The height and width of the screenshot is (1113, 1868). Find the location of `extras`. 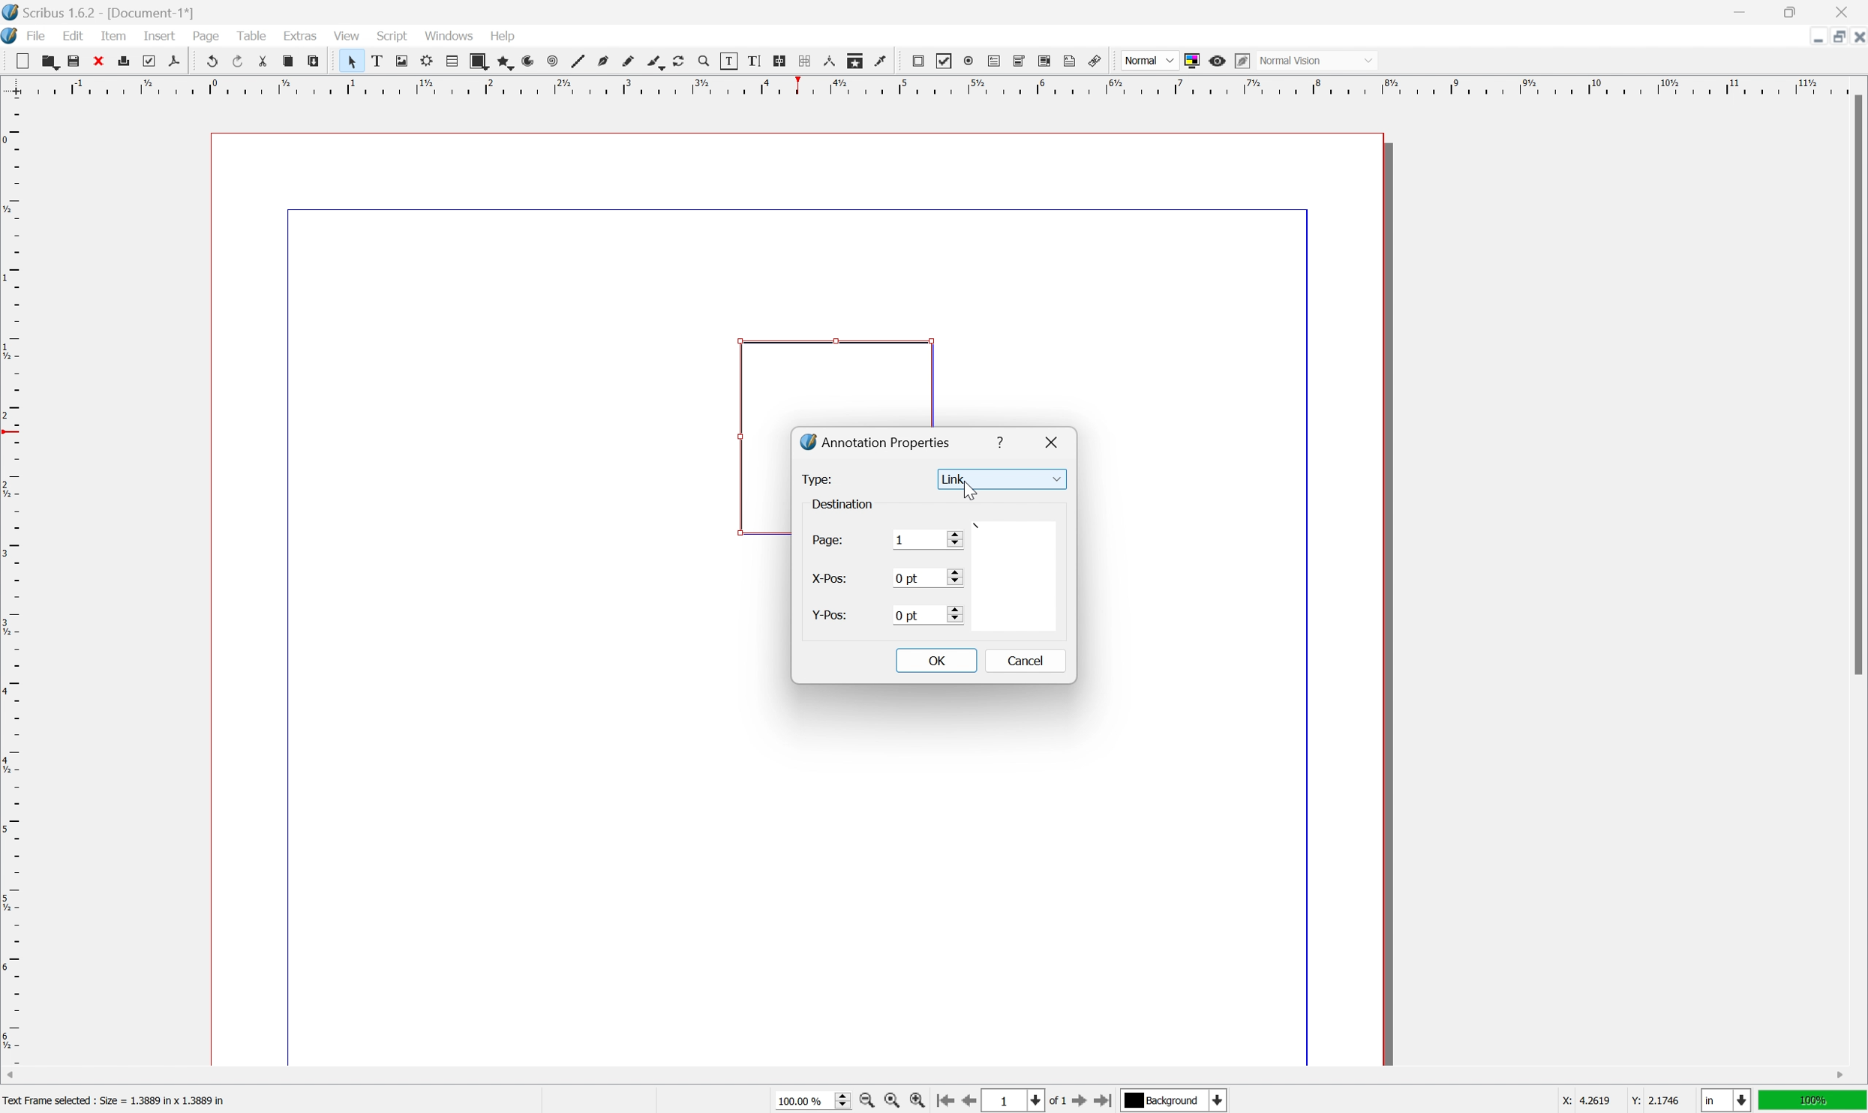

extras is located at coordinates (300, 34).